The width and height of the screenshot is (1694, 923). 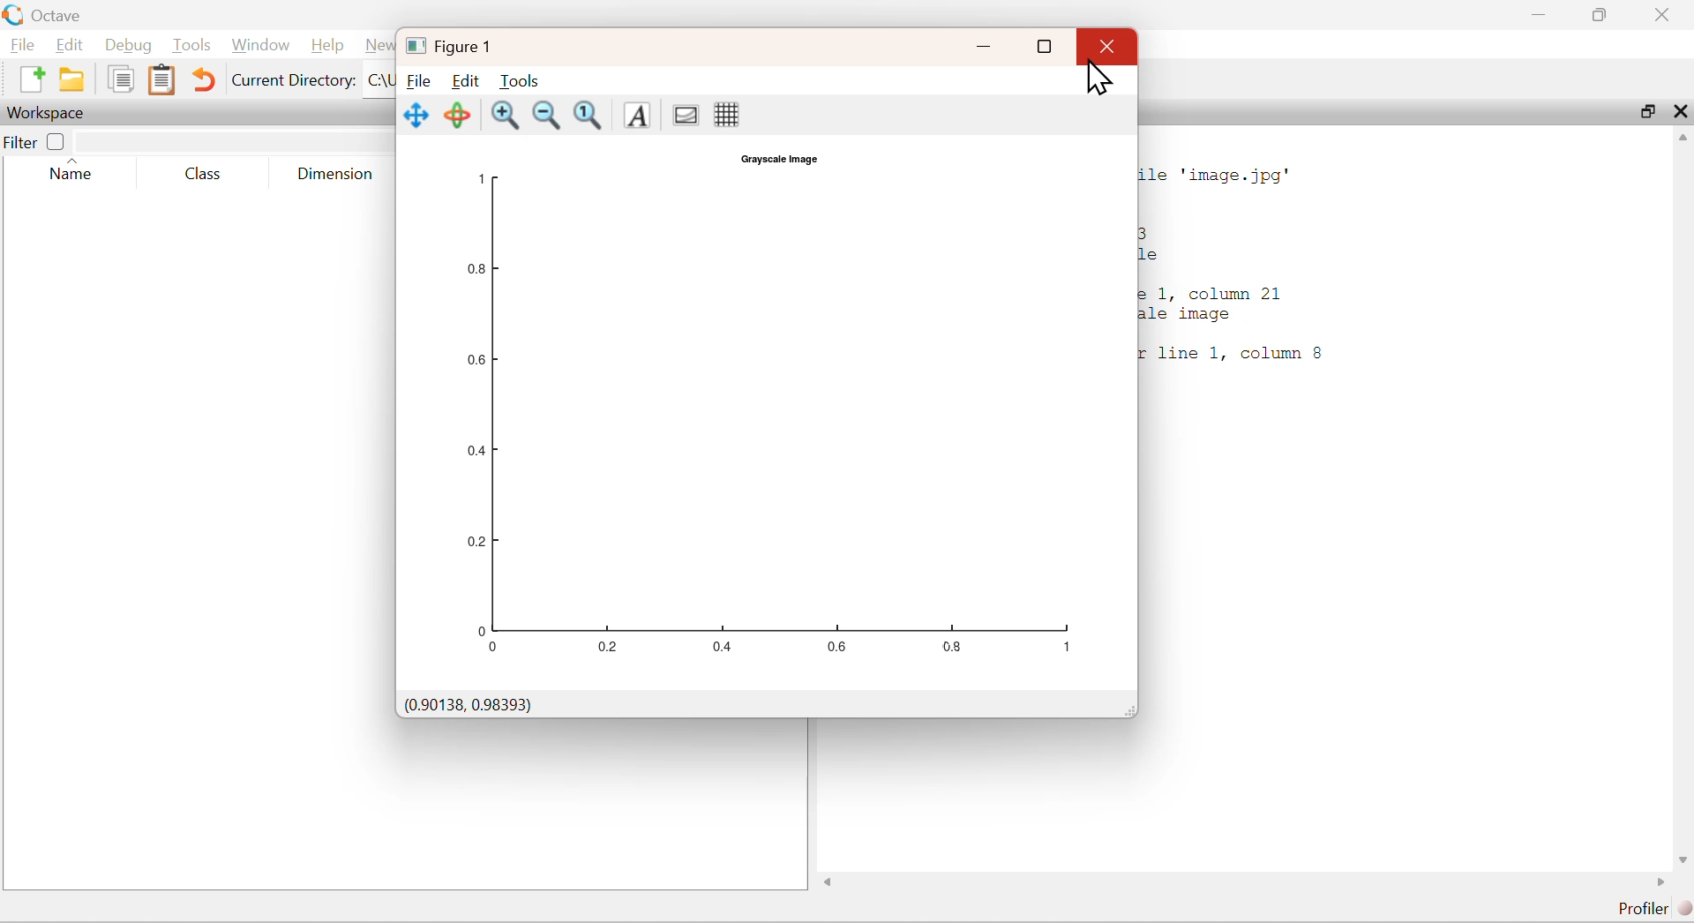 I want to click on scroll bar down, so click(x=1680, y=858).